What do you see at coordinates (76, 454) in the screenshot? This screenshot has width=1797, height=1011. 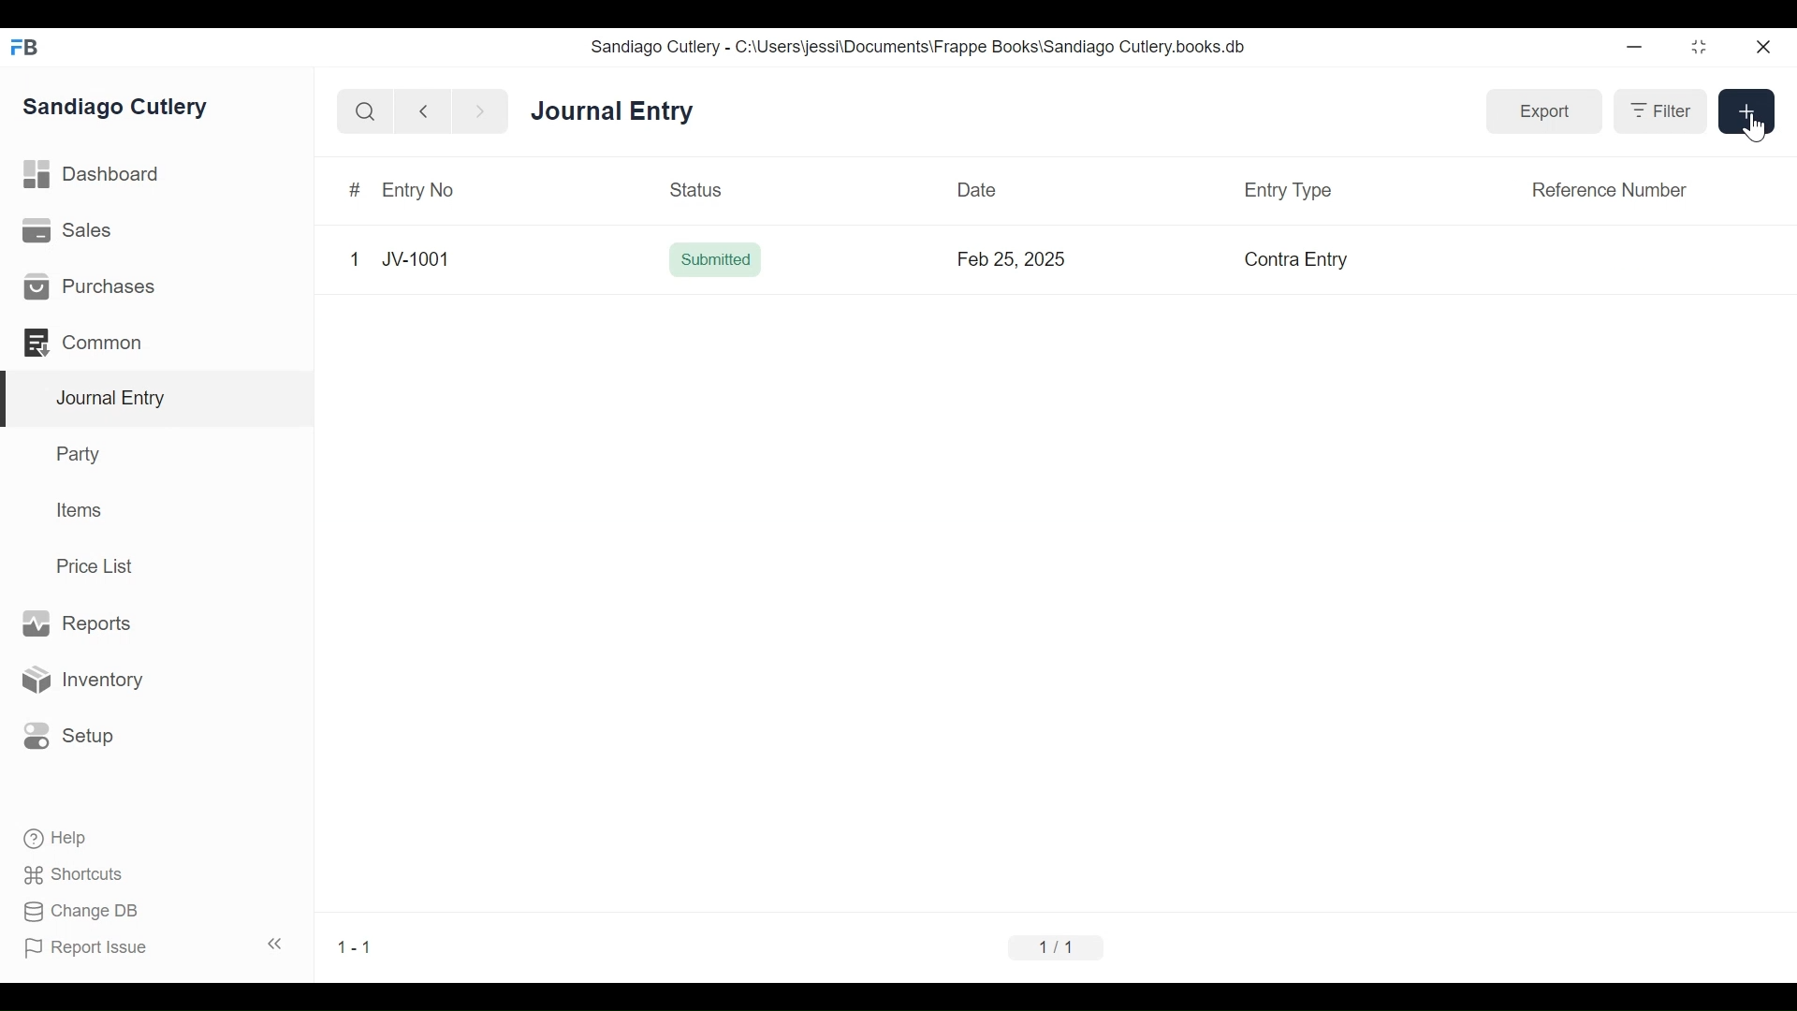 I see `Party` at bounding box center [76, 454].